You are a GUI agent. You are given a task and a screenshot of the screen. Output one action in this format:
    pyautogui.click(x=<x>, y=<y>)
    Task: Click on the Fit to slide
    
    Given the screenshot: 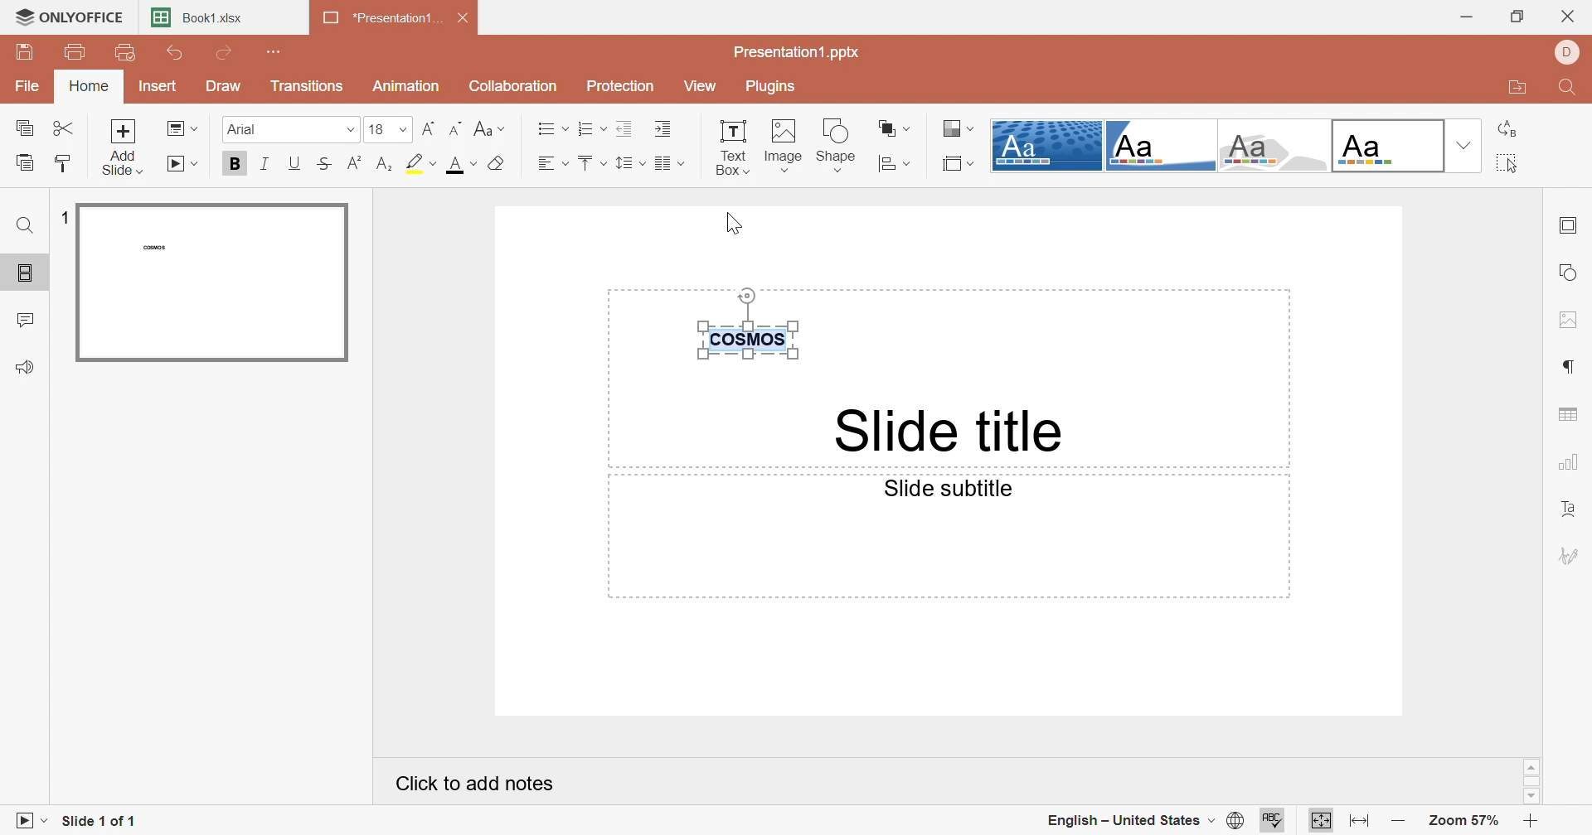 What is the action you would take?
    pyautogui.click(x=1319, y=818)
    